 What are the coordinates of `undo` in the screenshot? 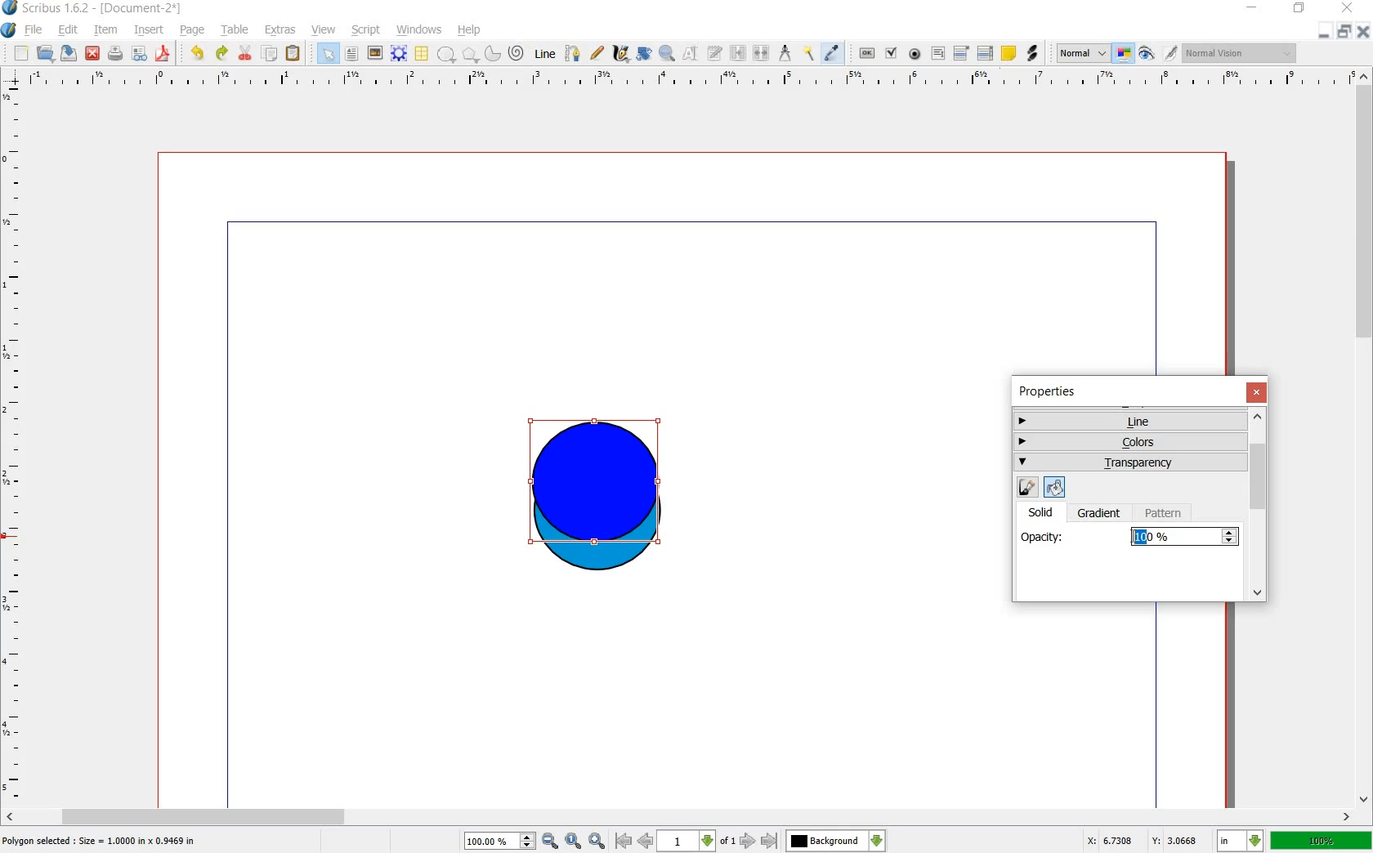 It's located at (199, 54).